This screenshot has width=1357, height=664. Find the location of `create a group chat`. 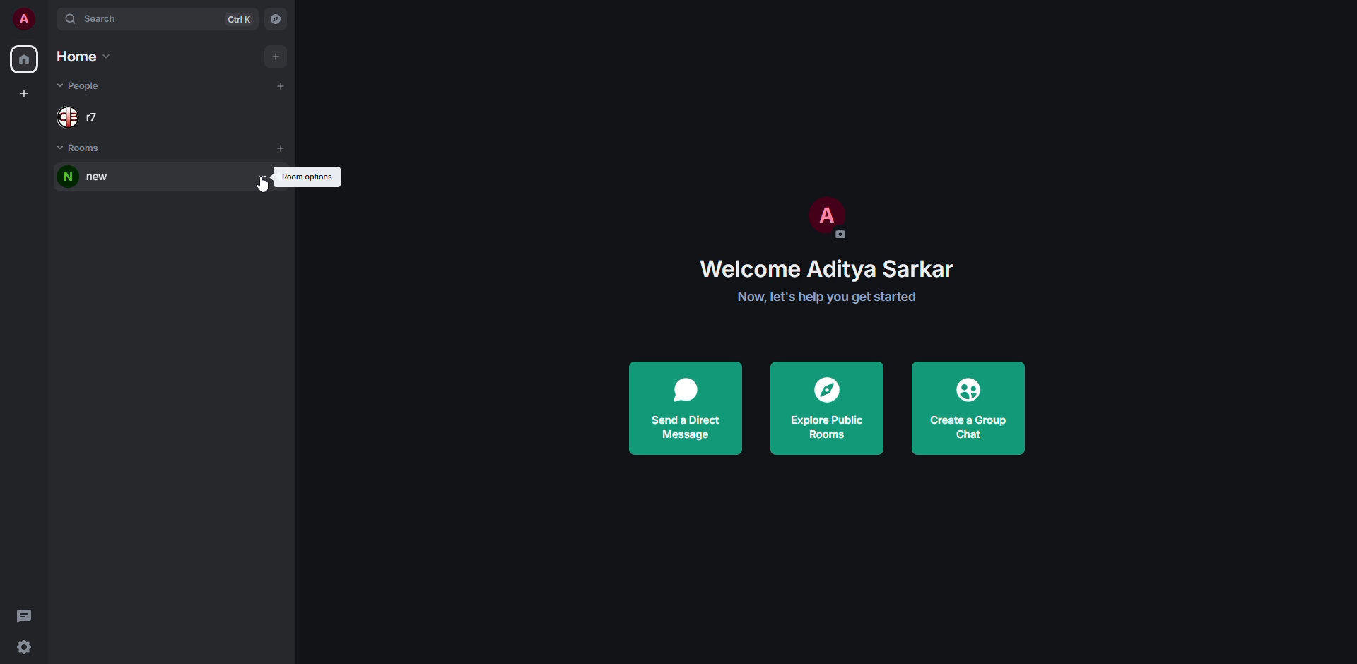

create a group chat is located at coordinates (970, 406).